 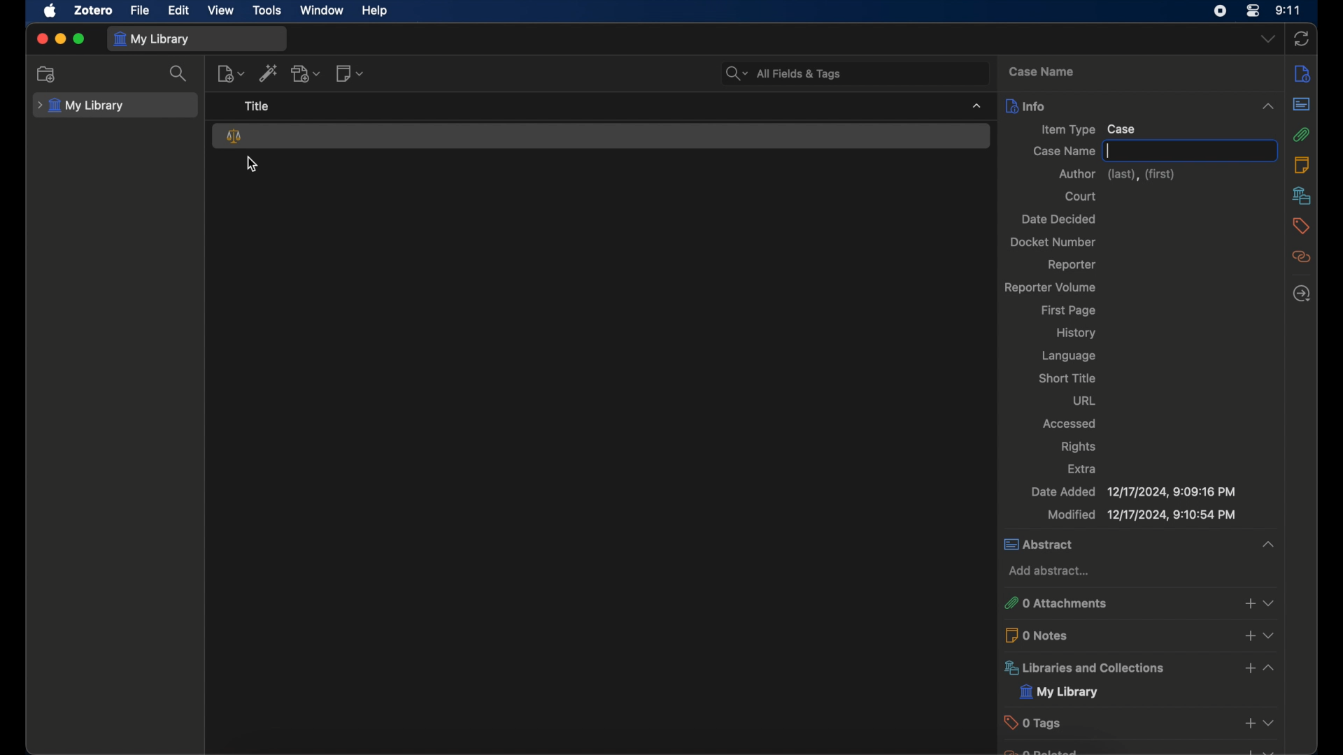 What do you see at coordinates (1086, 401) in the screenshot?
I see `url` at bounding box center [1086, 401].